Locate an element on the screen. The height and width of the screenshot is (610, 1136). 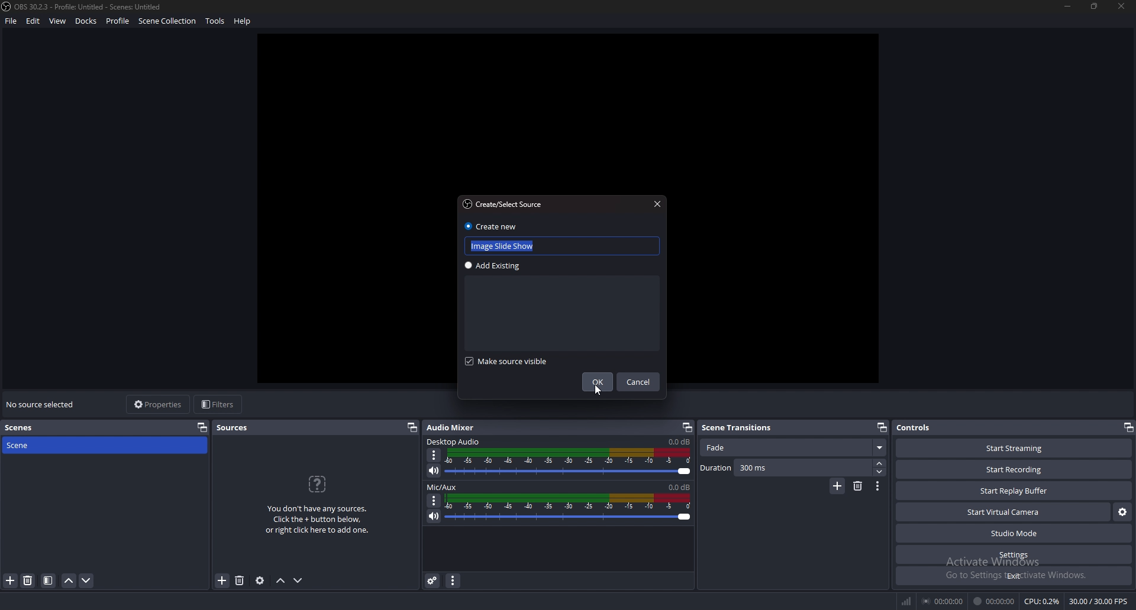
make source visible is located at coordinates (510, 361).